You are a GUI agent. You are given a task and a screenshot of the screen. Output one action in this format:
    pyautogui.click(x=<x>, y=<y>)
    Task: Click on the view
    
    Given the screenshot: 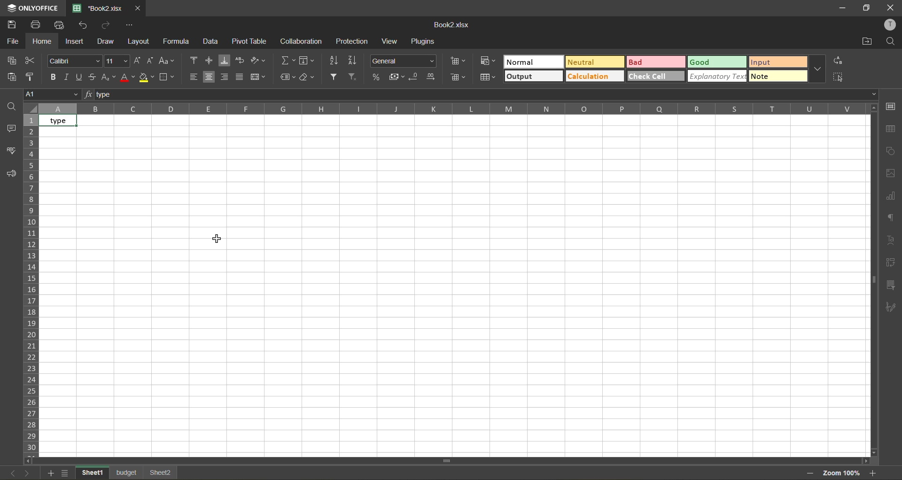 What is the action you would take?
    pyautogui.click(x=389, y=42)
    